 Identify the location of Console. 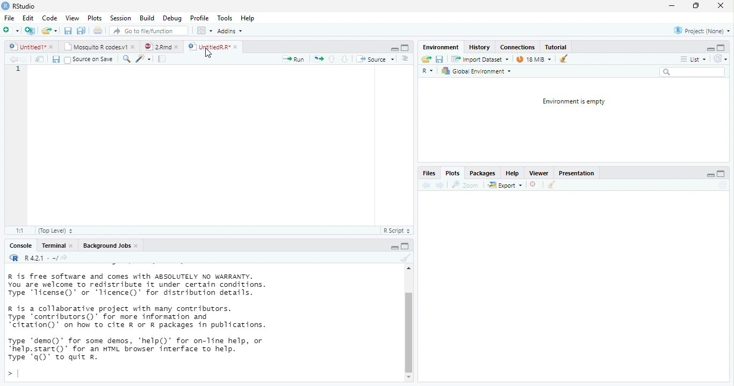
(20, 246).